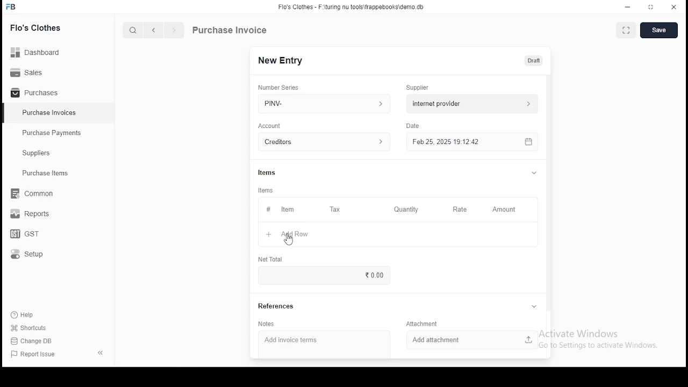 This screenshot has width=688, height=387. I want to click on report issue, so click(34, 355).